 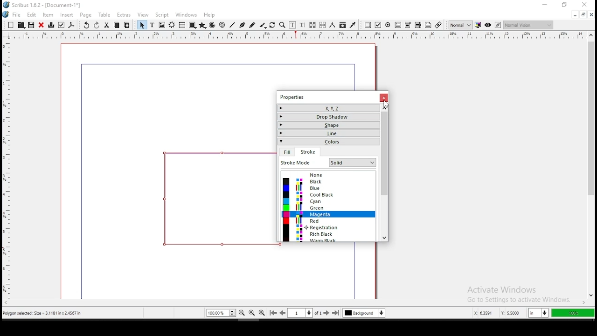 I want to click on polygon selected size= 3.1181 inch x 2.4567 in, so click(x=44, y=314).